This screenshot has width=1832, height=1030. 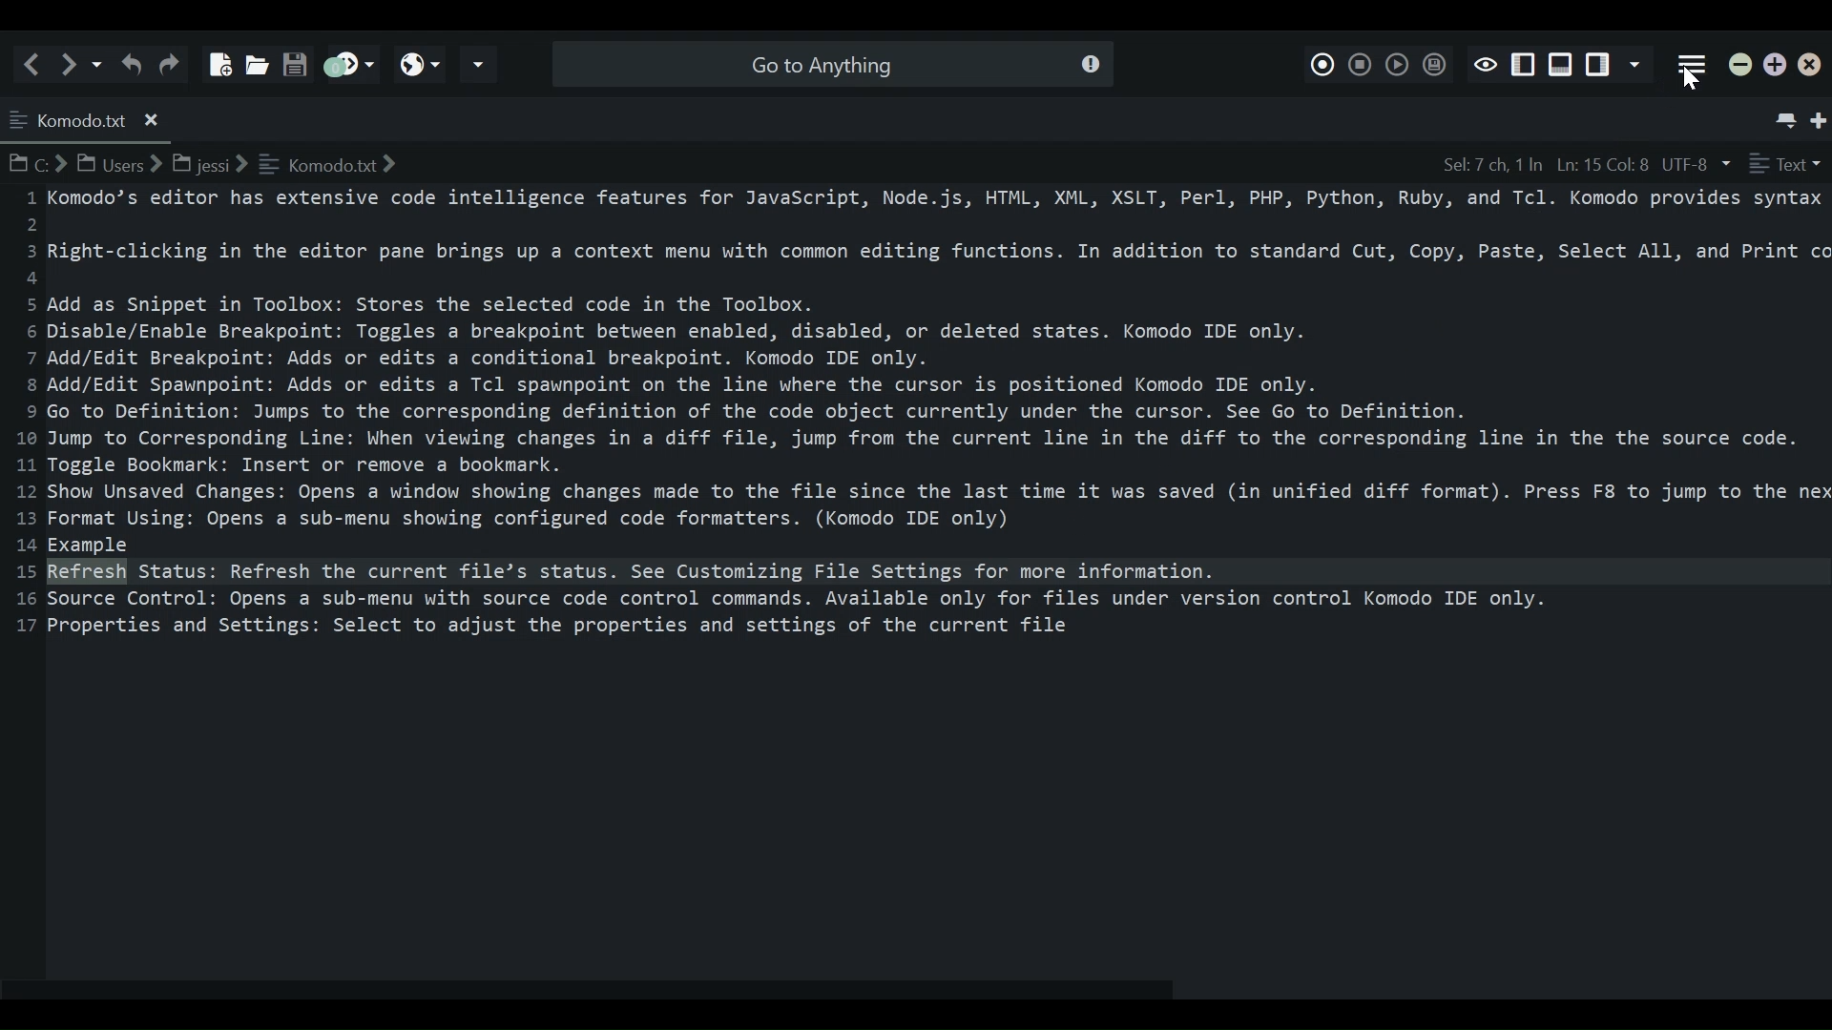 What do you see at coordinates (36, 63) in the screenshot?
I see `Go back one location ` at bounding box center [36, 63].